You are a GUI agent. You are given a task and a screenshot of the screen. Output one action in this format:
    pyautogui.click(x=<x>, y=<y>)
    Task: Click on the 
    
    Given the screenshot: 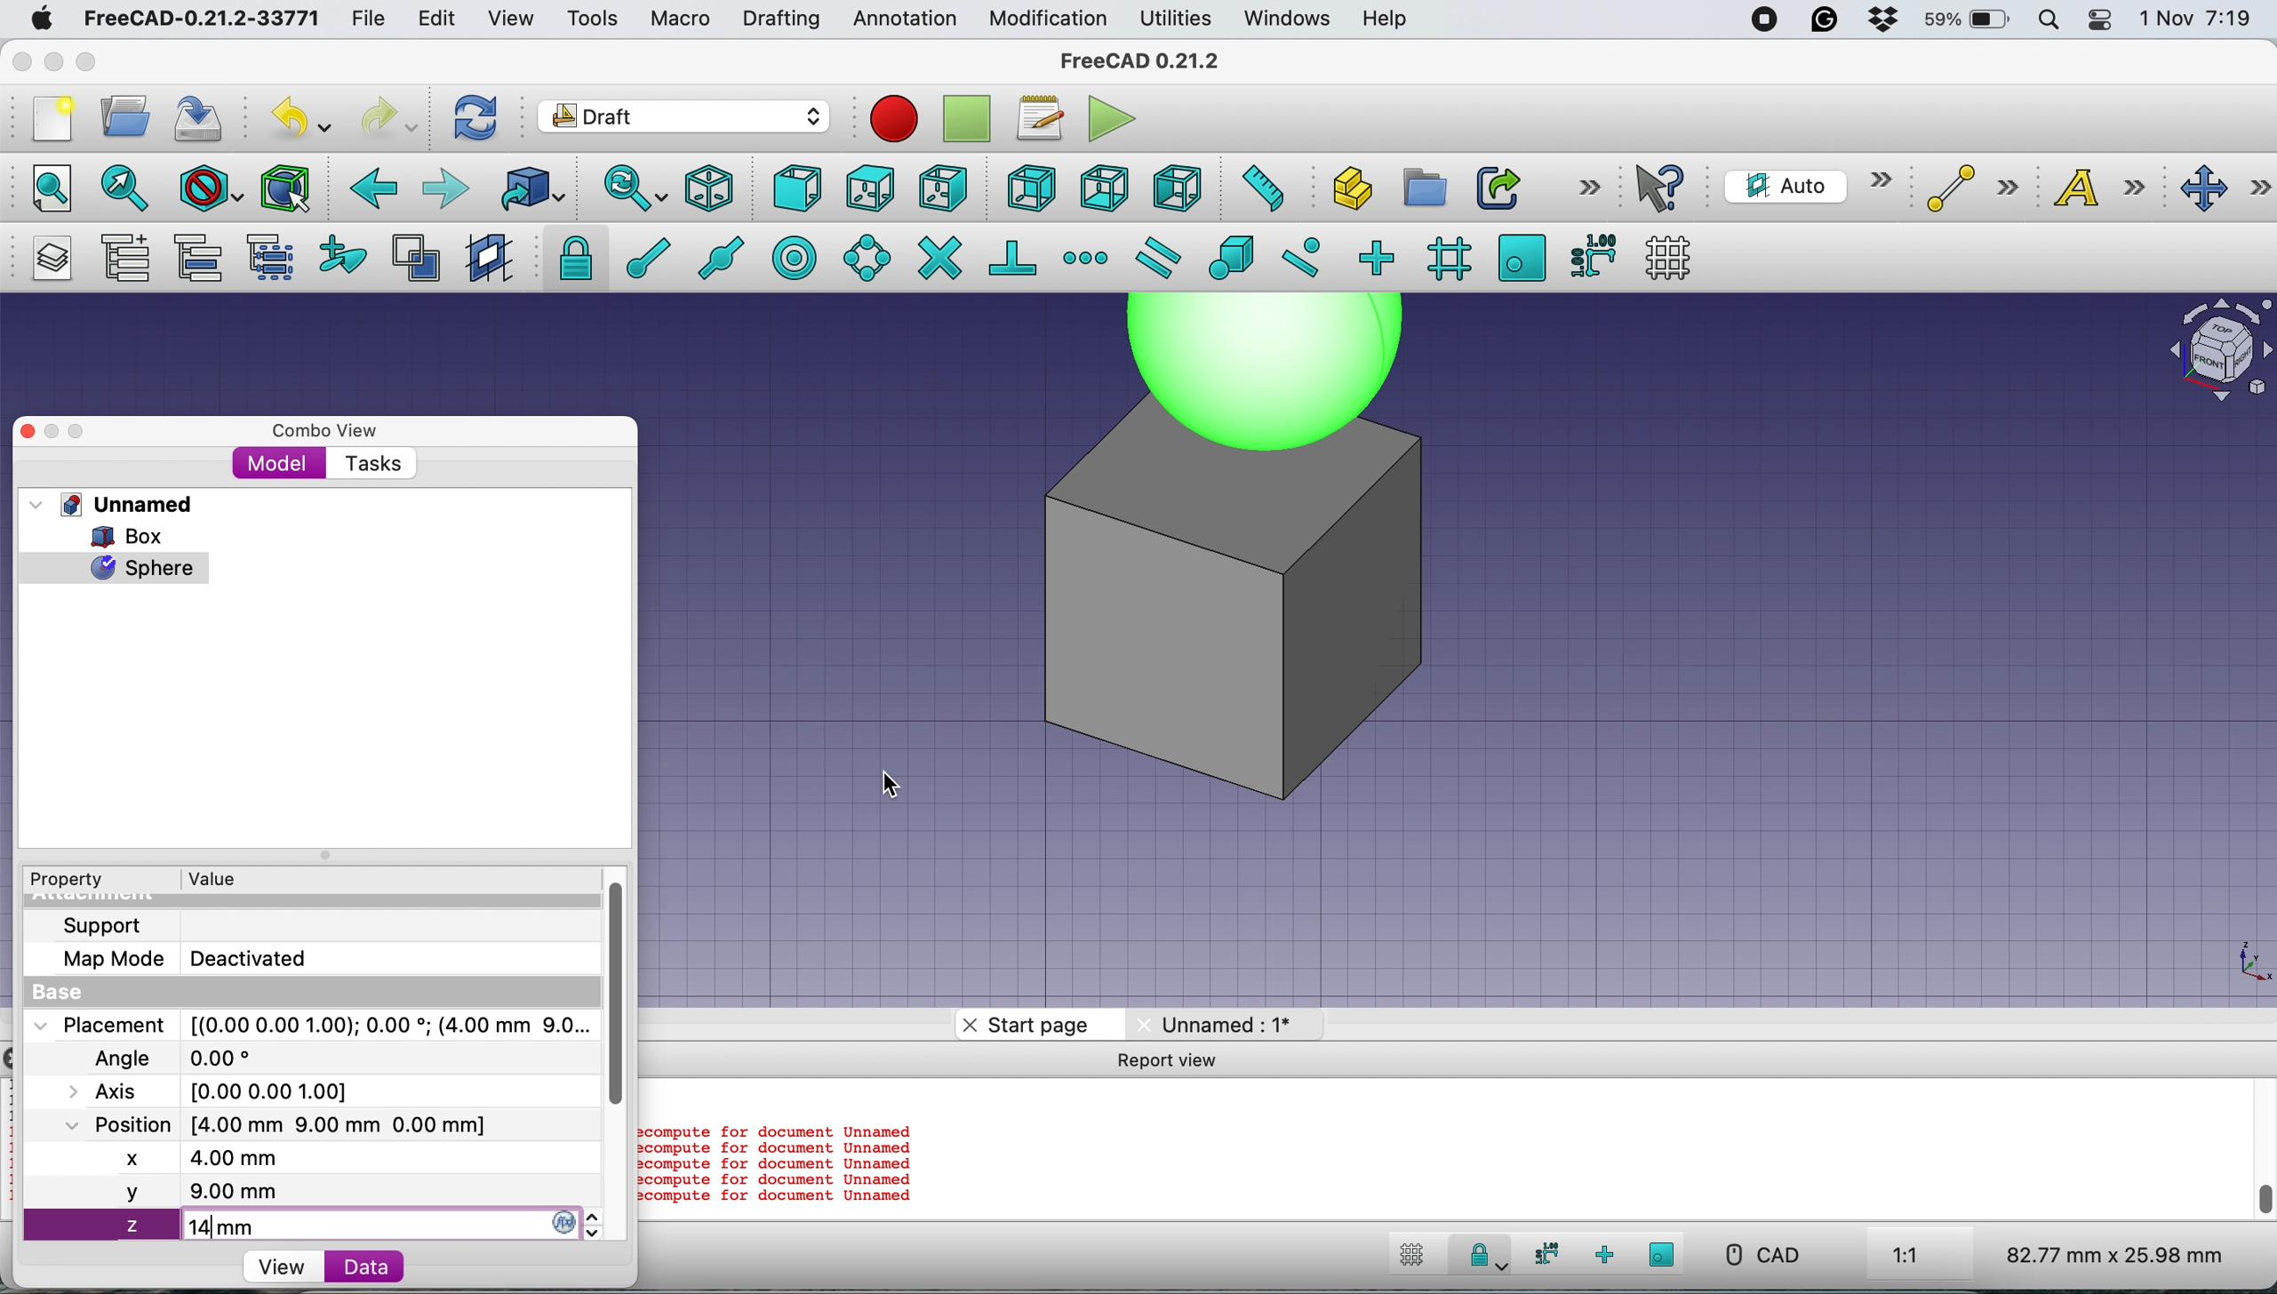 What is the action you would take?
    pyautogui.click(x=1264, y=372)
    